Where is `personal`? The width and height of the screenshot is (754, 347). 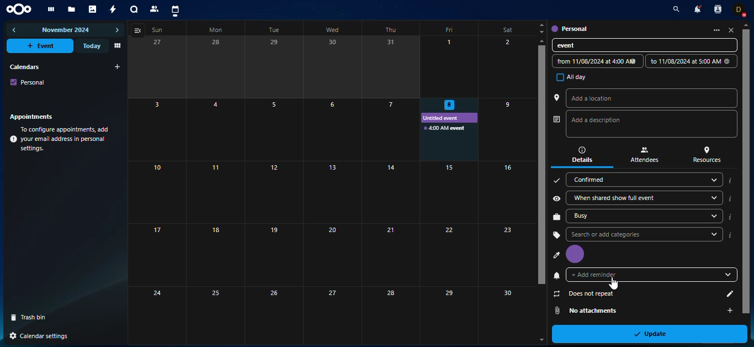 personal is located at coordinates (569, 28).